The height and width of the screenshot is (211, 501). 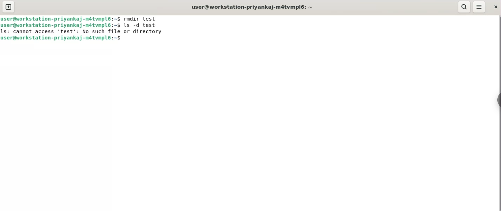 I want to click on LS: cannot access test’: NO such Tile or directory, so click(x=83, y=32).